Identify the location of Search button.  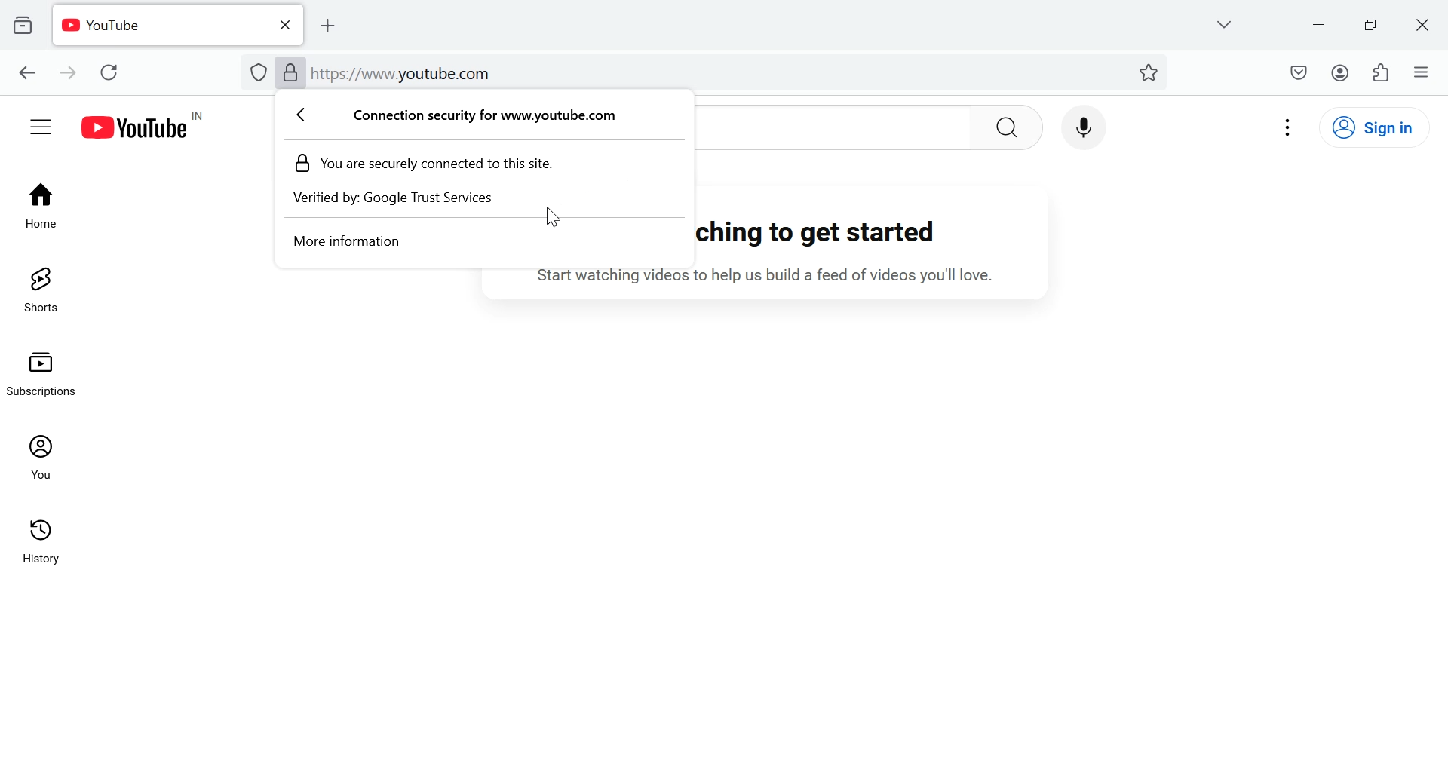
(1008, 127).